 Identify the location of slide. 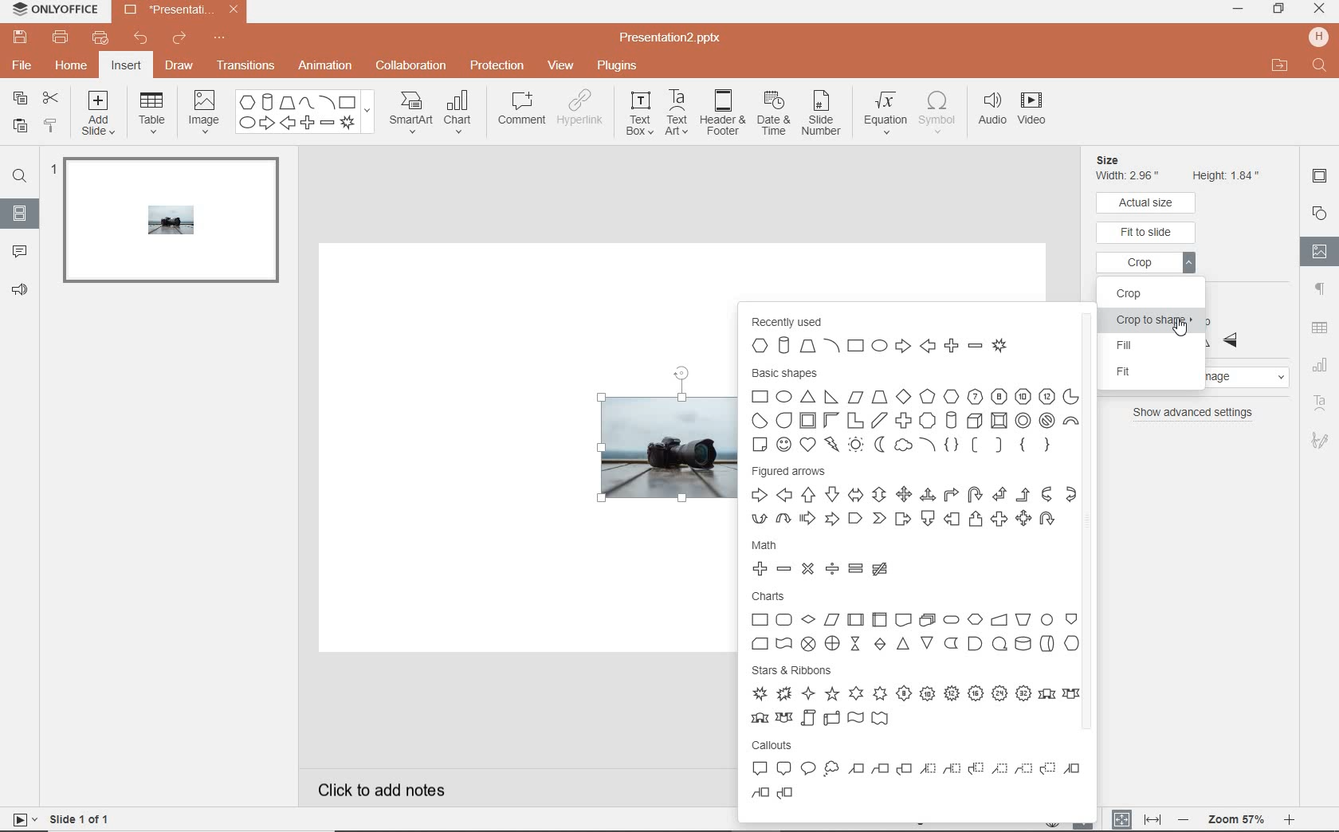
(168, 226).